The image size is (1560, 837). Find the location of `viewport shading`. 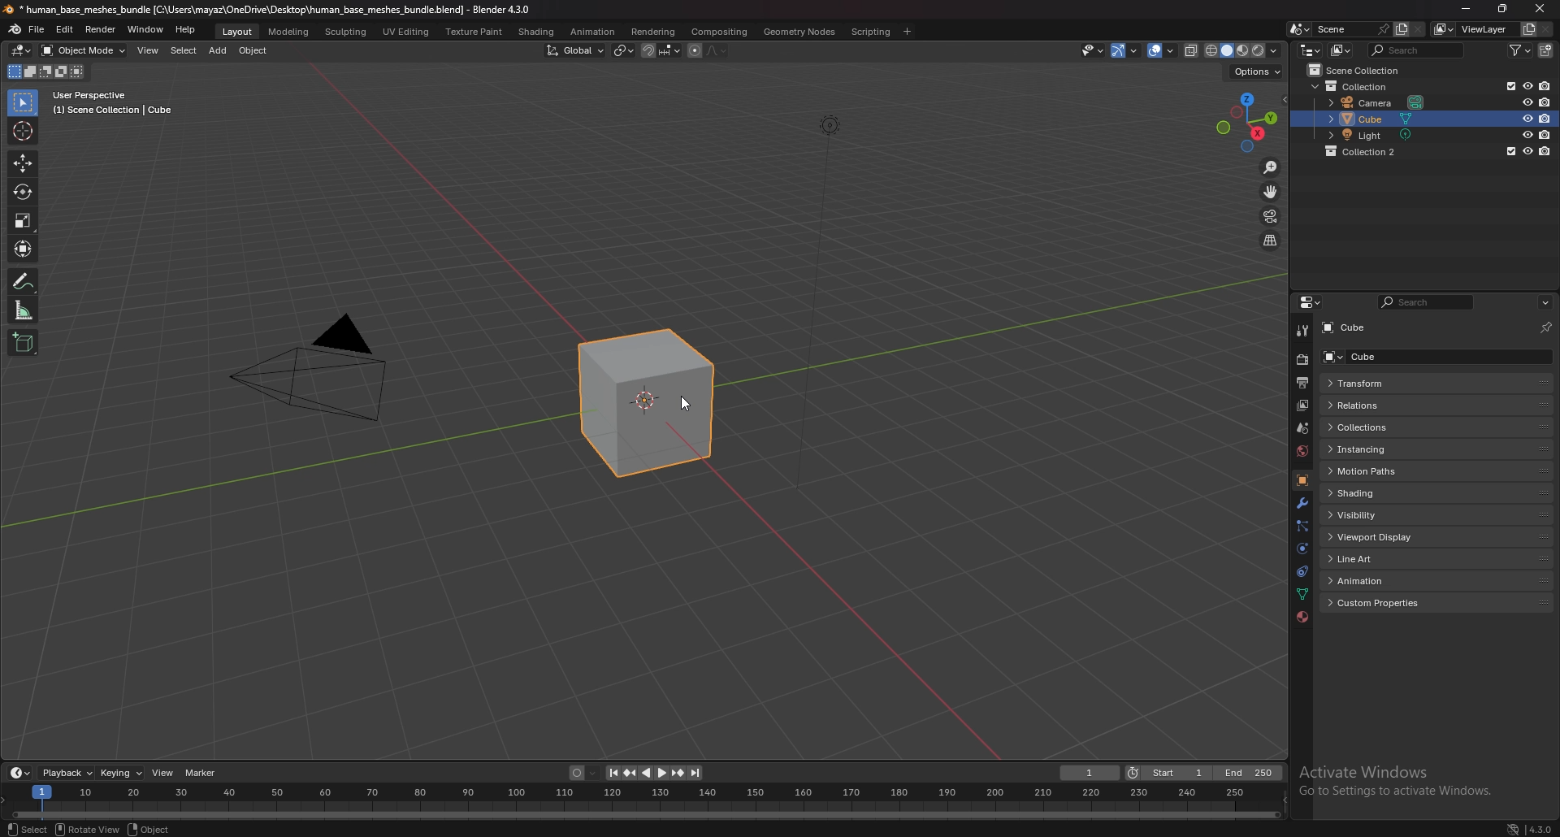

viewport shading is located at coordinates (1234, 50).